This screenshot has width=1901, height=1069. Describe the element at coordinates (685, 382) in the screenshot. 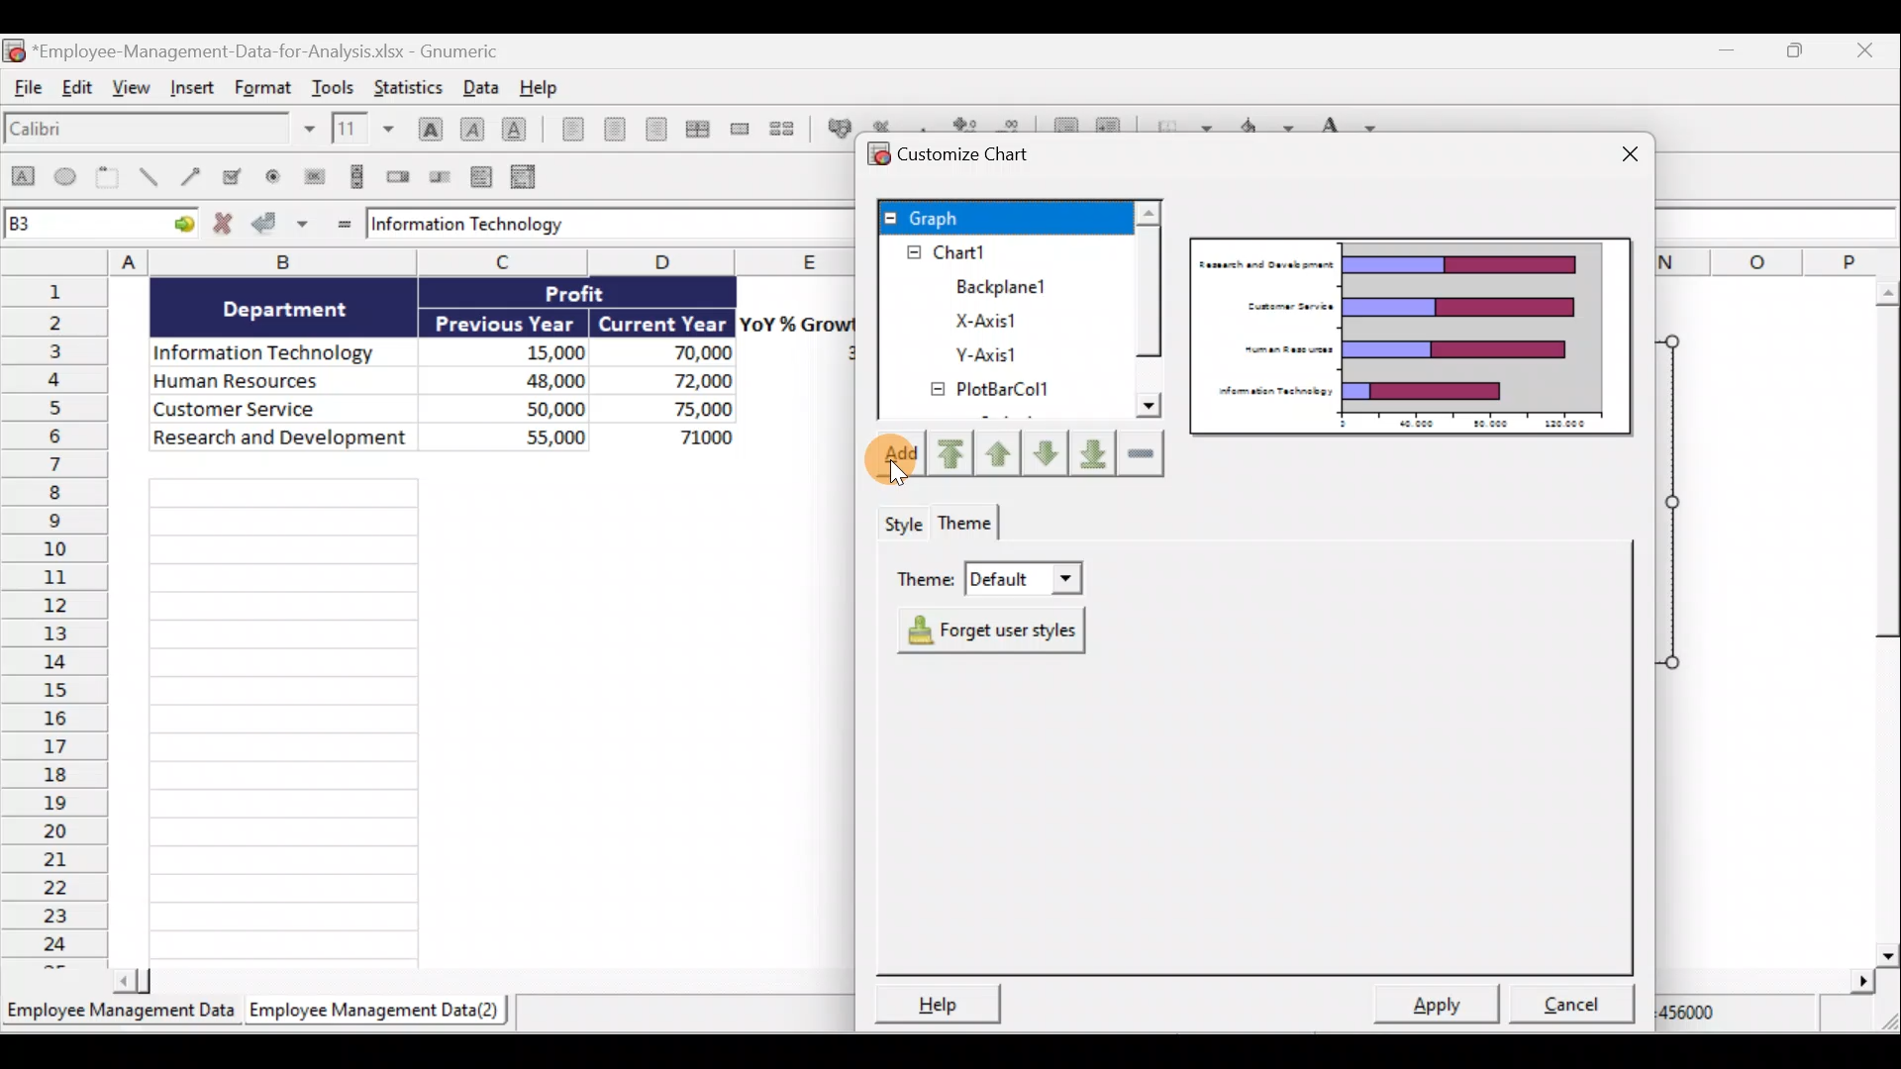

I see `72,000` at that location.